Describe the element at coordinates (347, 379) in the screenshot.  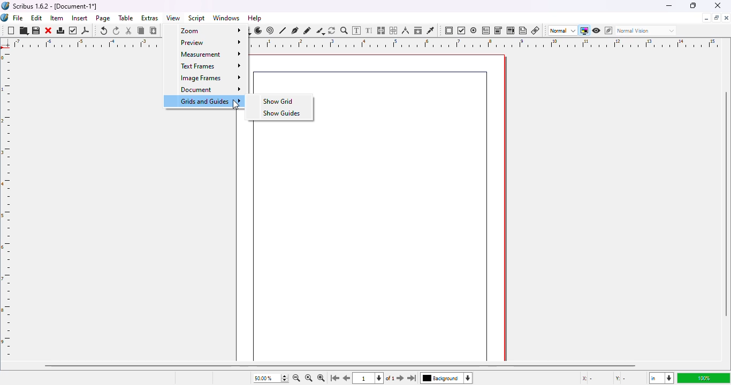
I see `go to the previous pagr` at that location.